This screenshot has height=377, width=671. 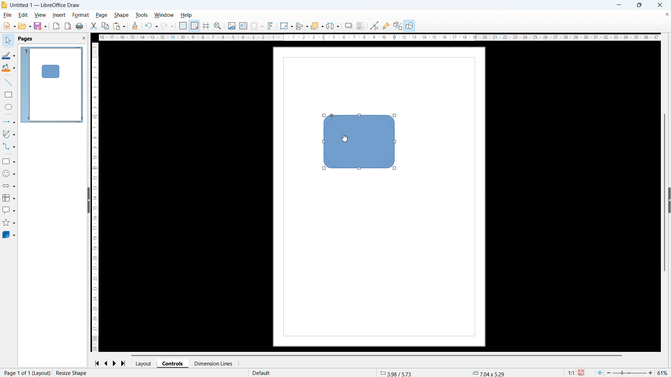 What do you see at coordinates (9, 186) in the screenshot?
I see `Block arrows ` at bounding box center [9, 186].